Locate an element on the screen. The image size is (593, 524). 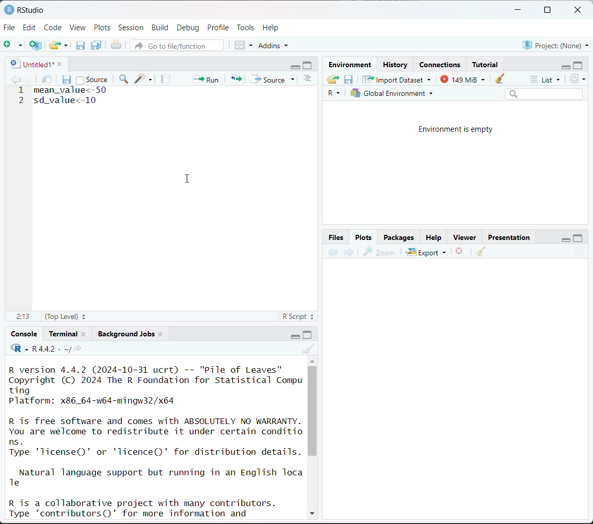
Debug is located at coordinates (188, 28).